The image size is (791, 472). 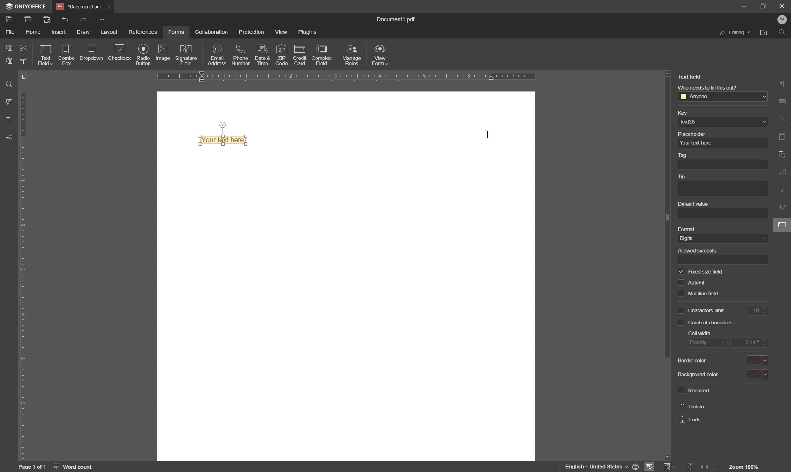 What do you see at coordinates (690, 420) in the screenshot?
I see `lock` at bounding box center [690, 420].